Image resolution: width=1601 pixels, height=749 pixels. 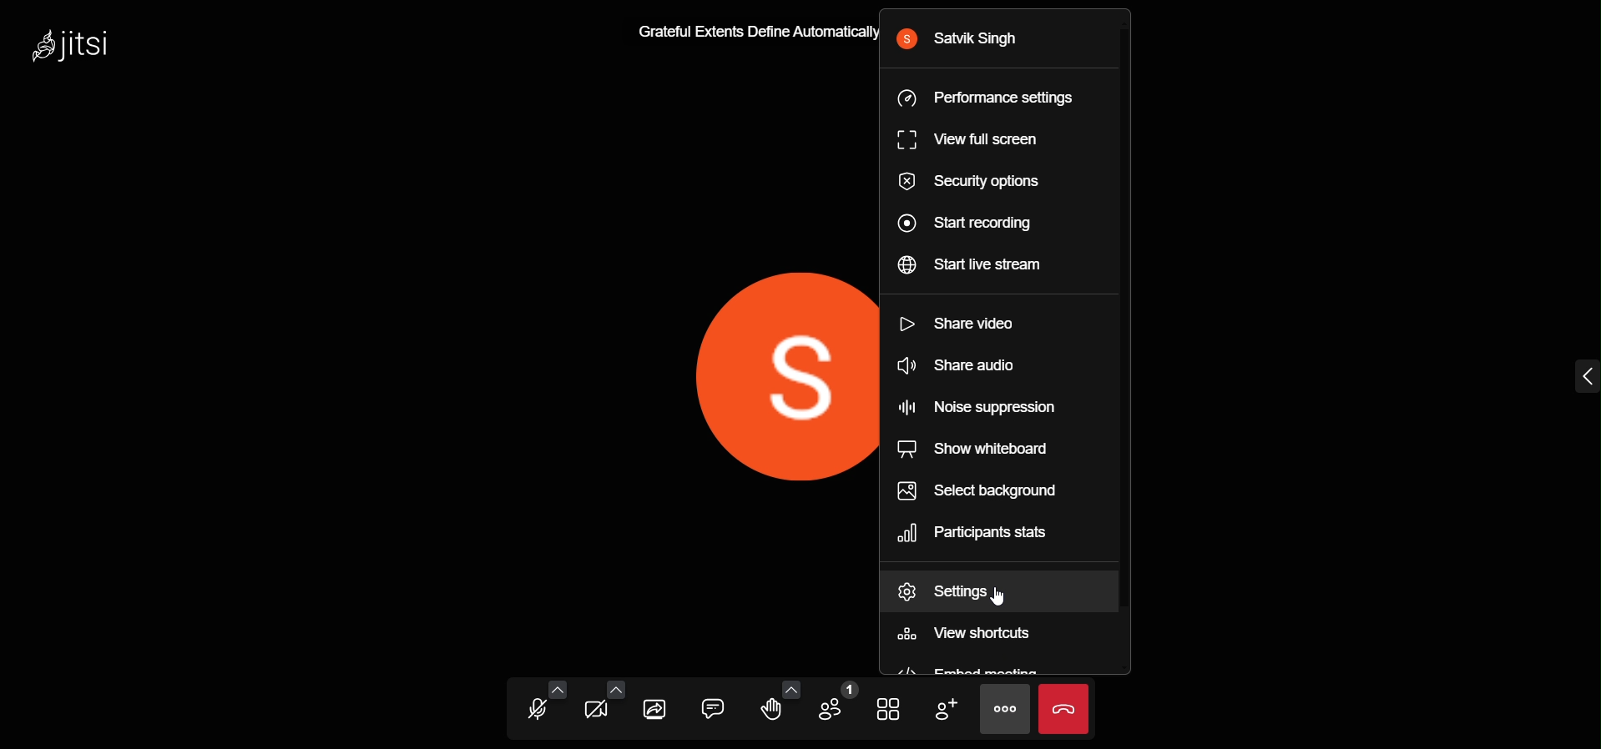 What do you see at coordinates (891, 708) in the screenshot?
I see `tile view` at bounding box center [891, 708].